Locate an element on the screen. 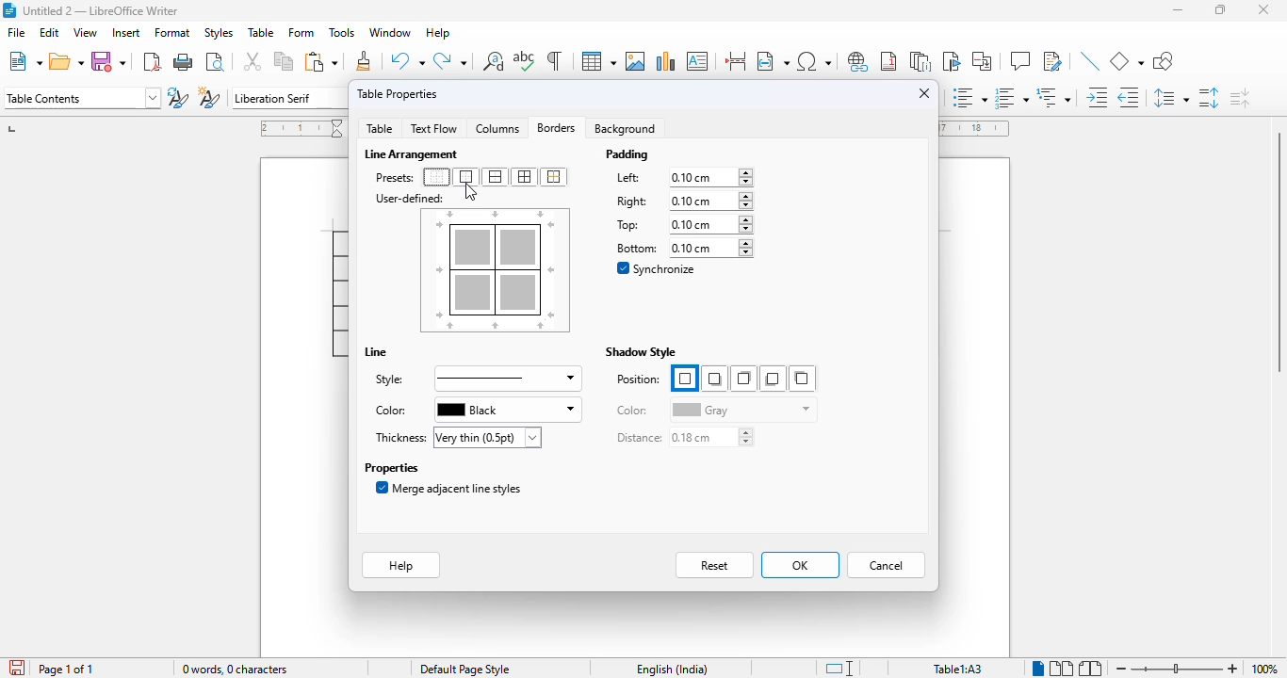 Image resolution: width=1287 pixels, height=678 pixels. outer border and horizontal lines is located at coordinates (495, 177).